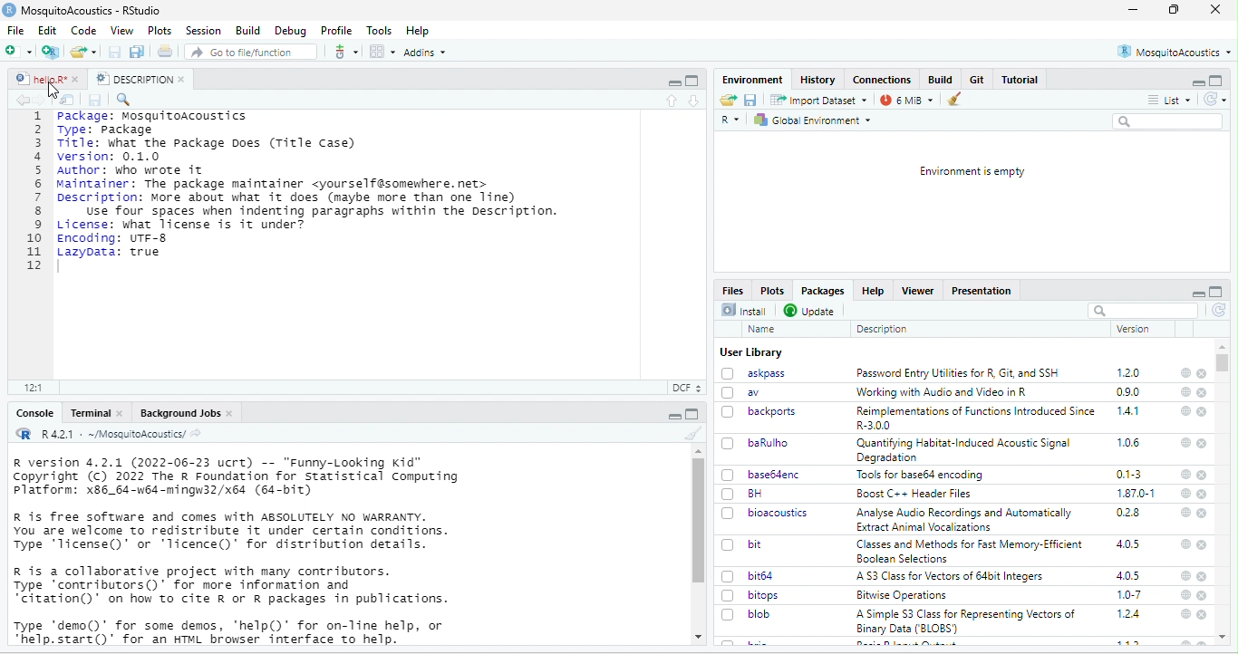 The height and width of the screenshot is (654, 1238). What do you see at coordinates (1224, 638) in the screenshot?
I see `scroll up` at bounding box center [1224, 638].